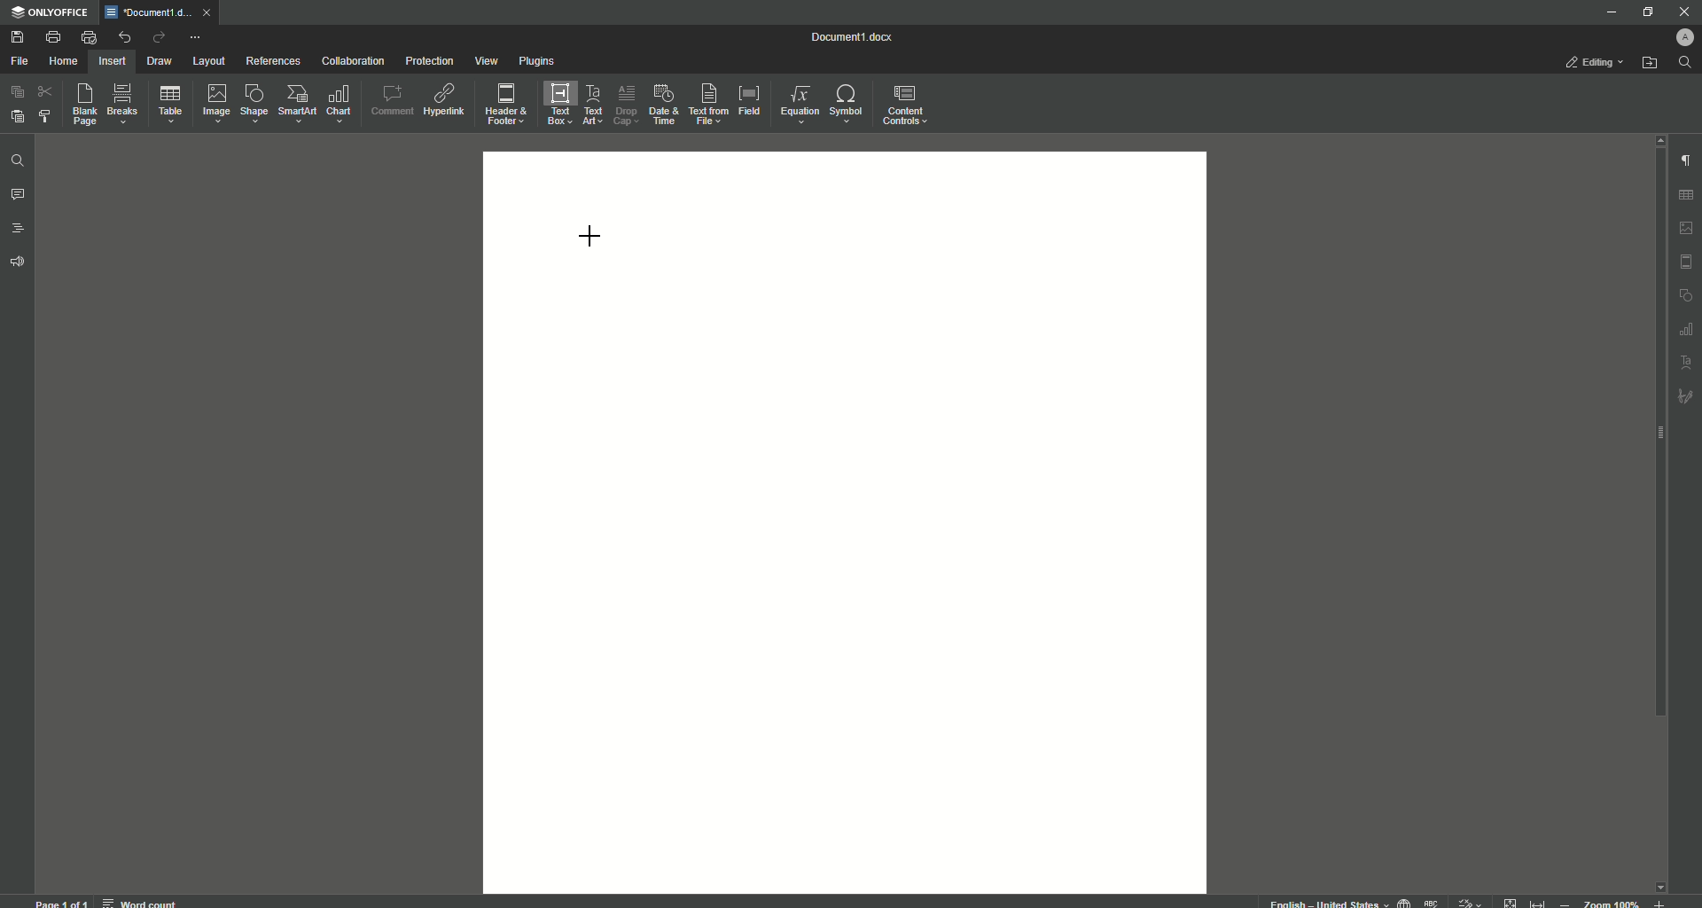 The image size is (1702, 908). What do you see at coordinates (62, 902) in the screenshot?
I see `page 1 of 1` at bounding box center [62, 902].